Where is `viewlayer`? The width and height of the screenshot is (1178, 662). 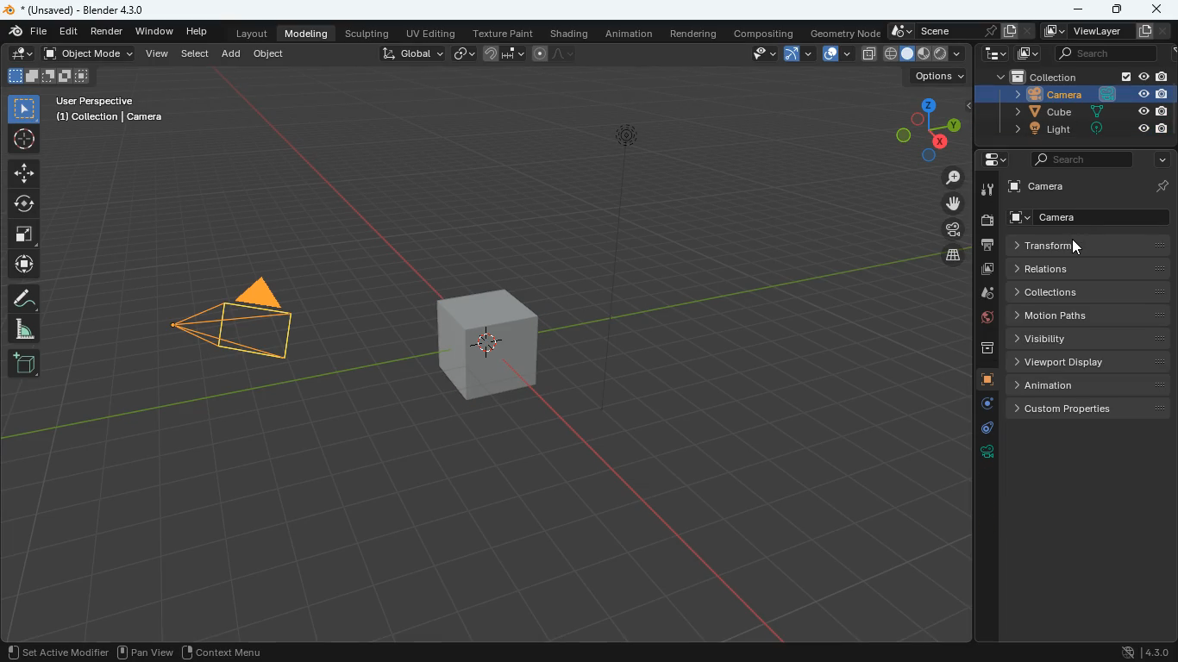
viewlayer is located at coordinates (1104, 31).